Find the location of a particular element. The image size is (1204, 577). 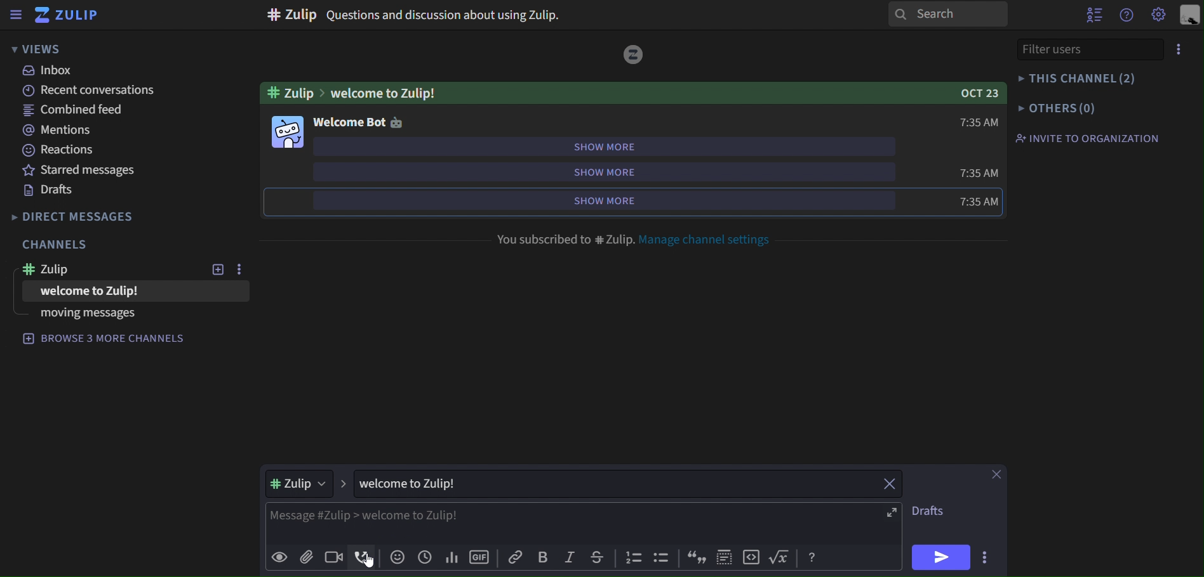

help is located at coordinates (1127, 16).